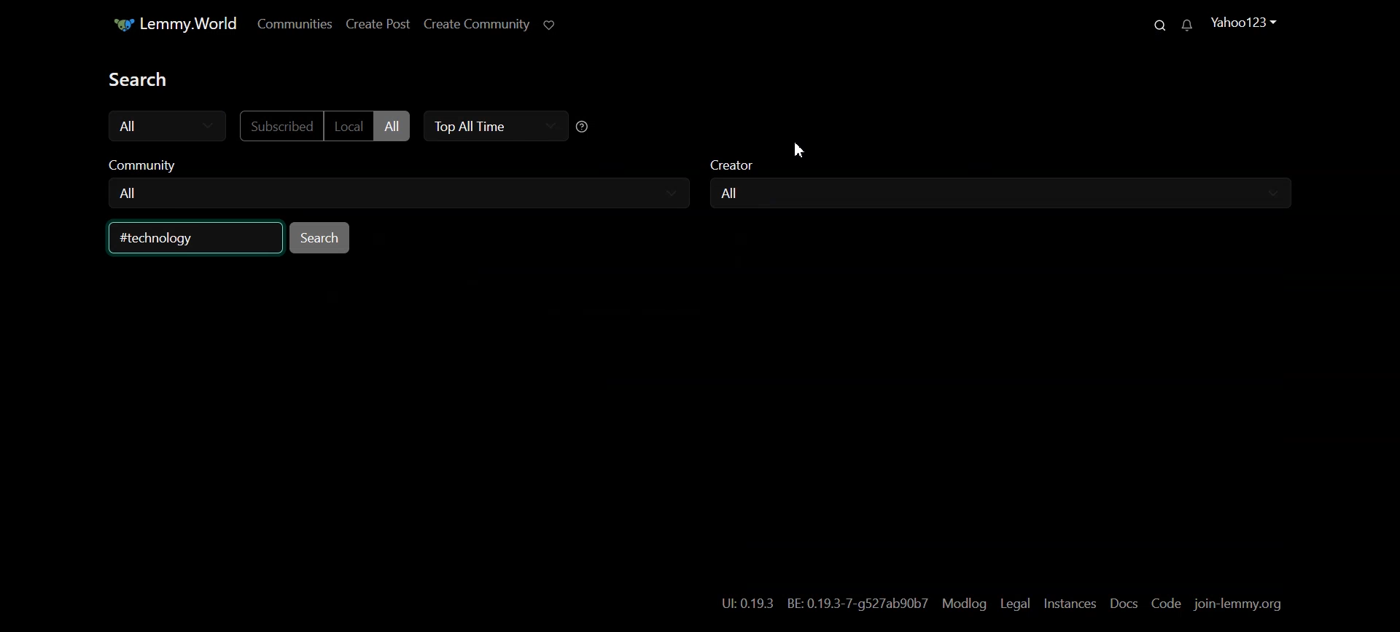 Image resolution: width=1400 pixels, height=632 pixels. I want to click on Sorting Help, so click(583, 126).